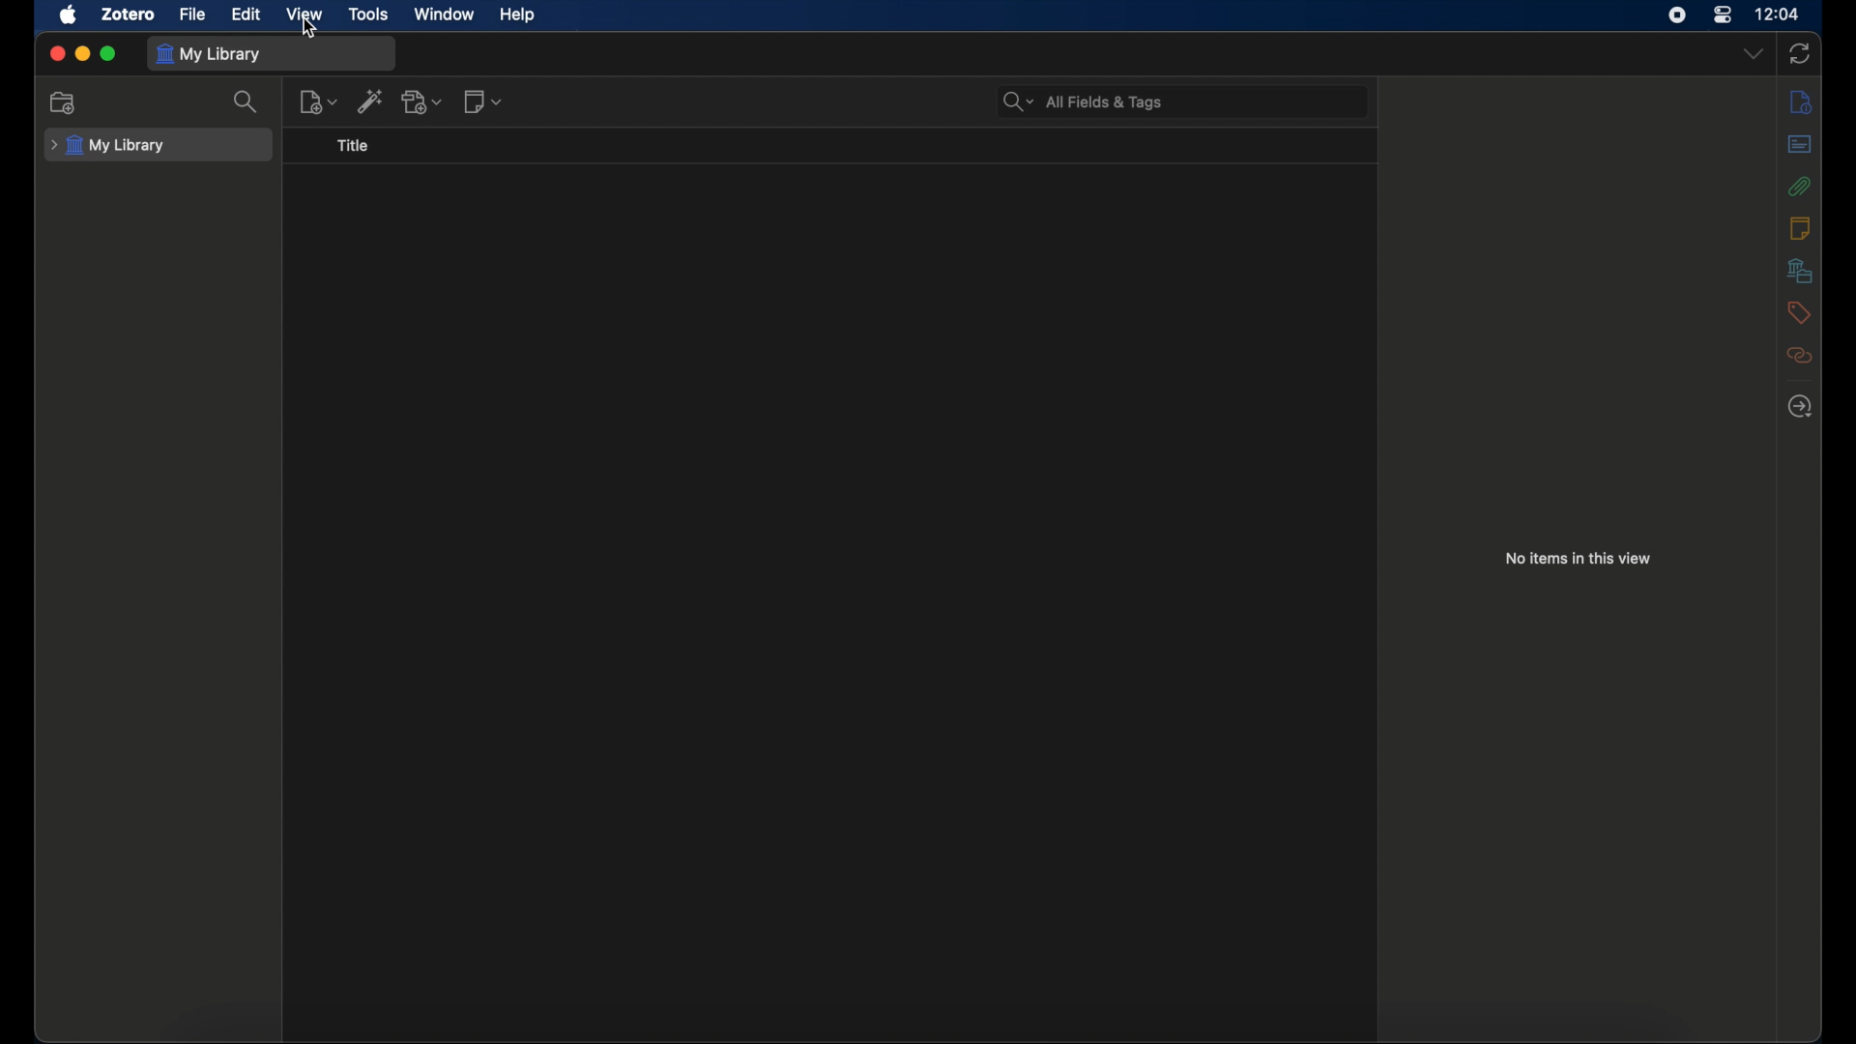 The image size is (1856, 1044). I want to click on title, so click(352, 146).